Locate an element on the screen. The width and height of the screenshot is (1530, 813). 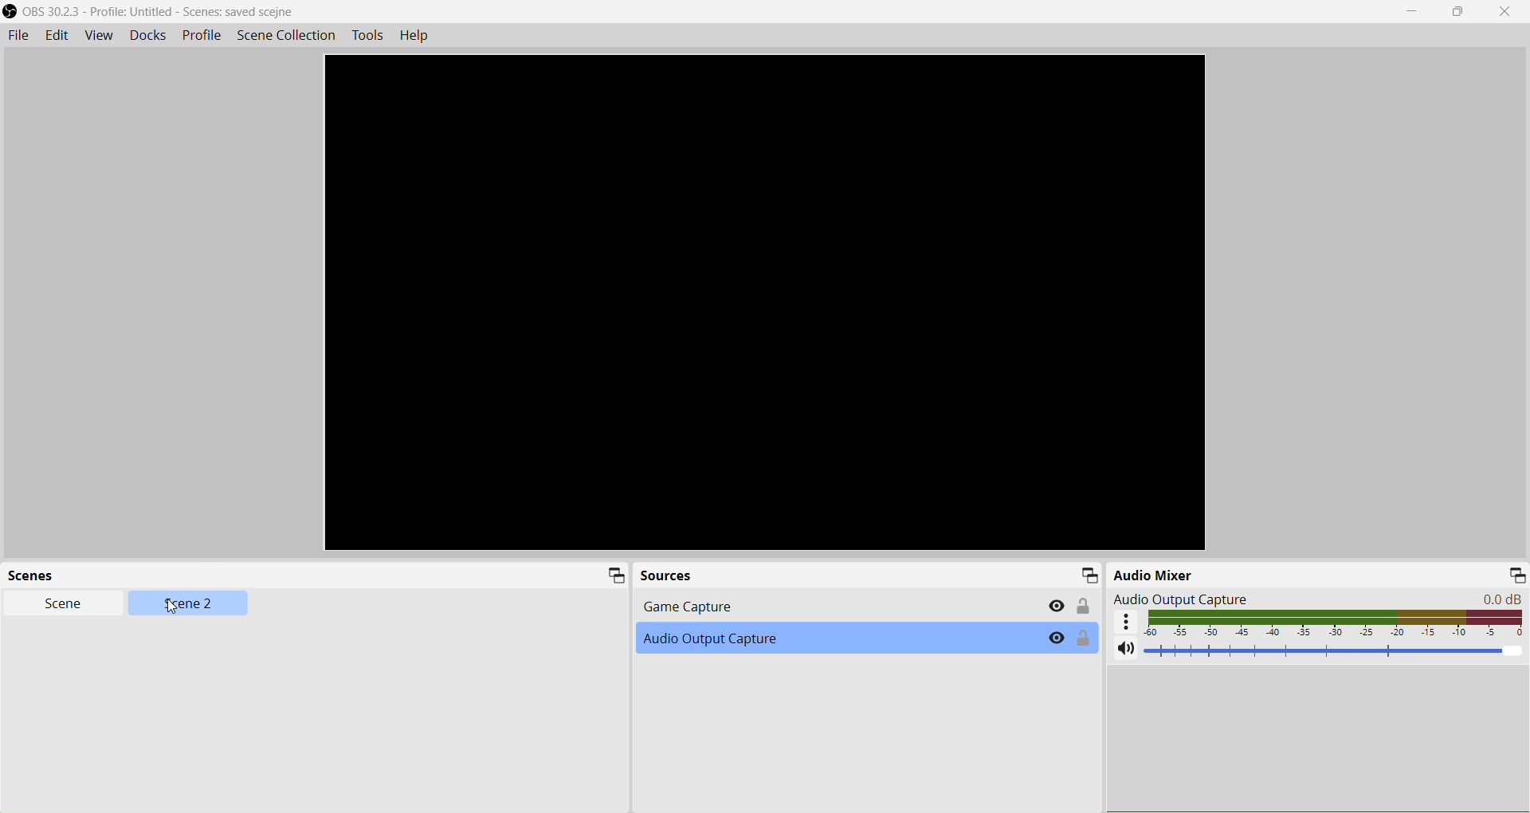
View is located at coordinates (98, 34).